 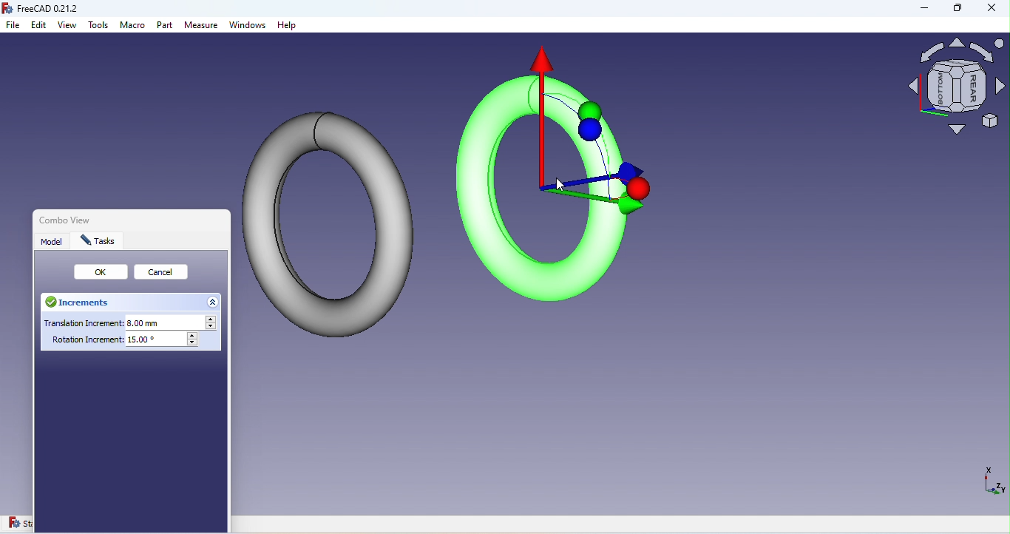 What do you see at coordinates (194, 343) in the screenshot?
I see `Decrease rotation increment` at bounding box center [194, 343].